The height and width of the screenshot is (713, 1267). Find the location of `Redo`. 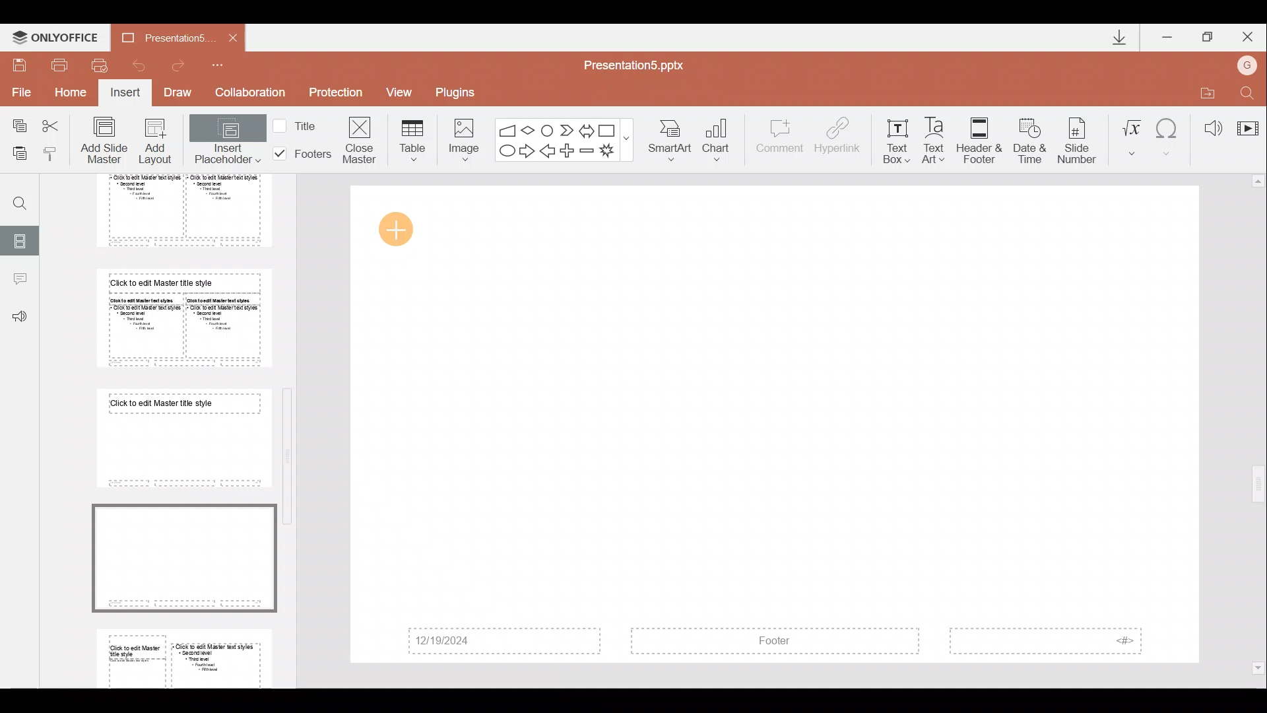

Redo is located at coordinates (183, 65).